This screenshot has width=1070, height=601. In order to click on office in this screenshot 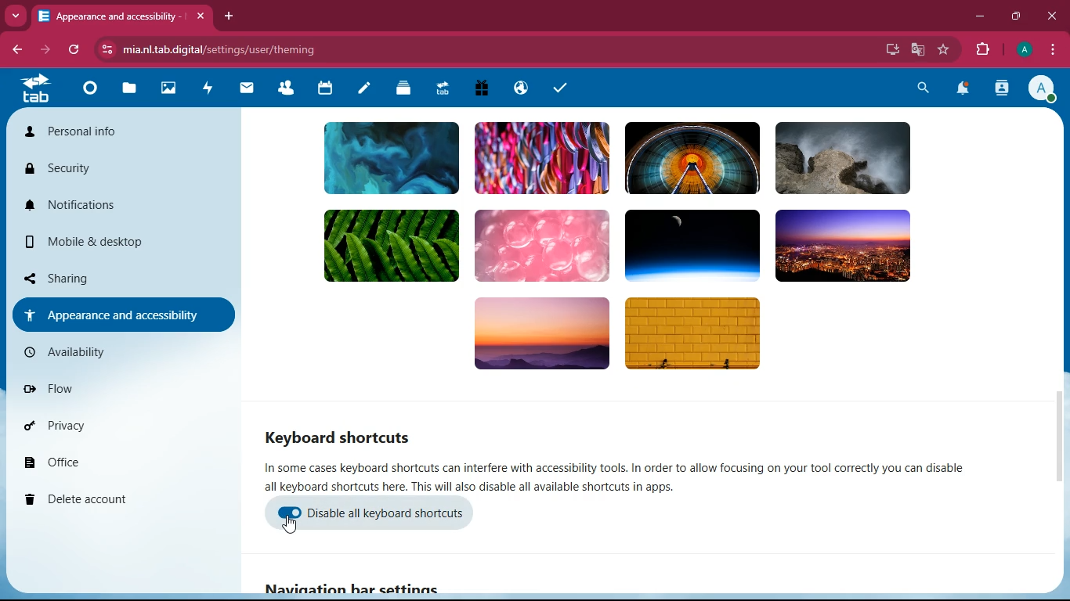, I will do `click(131, 464)`.